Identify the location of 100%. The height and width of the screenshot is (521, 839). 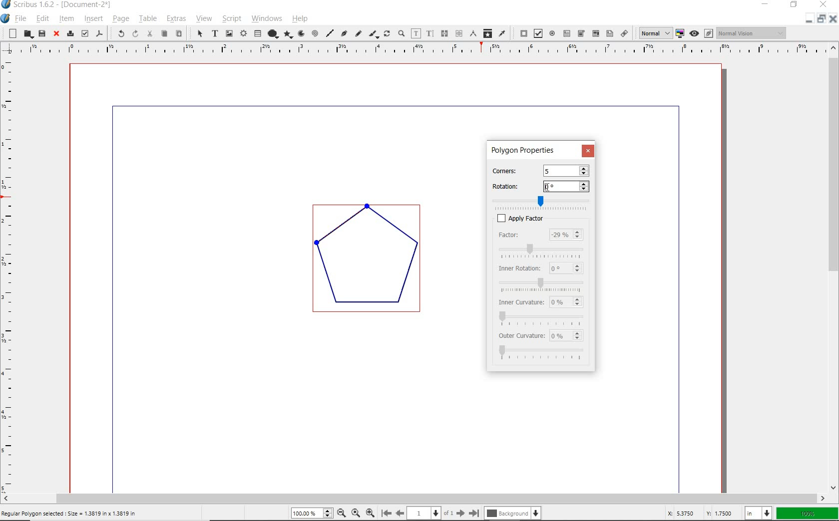
(806, 513).